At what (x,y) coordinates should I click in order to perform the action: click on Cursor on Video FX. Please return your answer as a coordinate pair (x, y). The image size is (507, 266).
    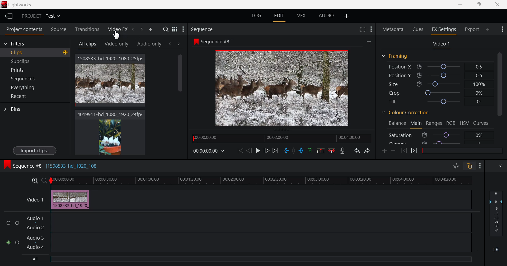
    Looking at the image, I should click on (117, 30).